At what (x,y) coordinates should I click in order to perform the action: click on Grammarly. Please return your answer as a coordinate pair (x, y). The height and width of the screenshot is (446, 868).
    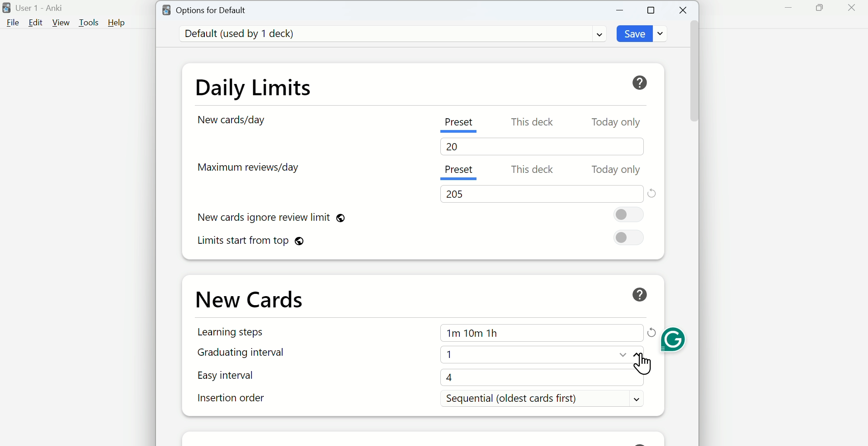
    Looking at the image, I should click on (676, 340).